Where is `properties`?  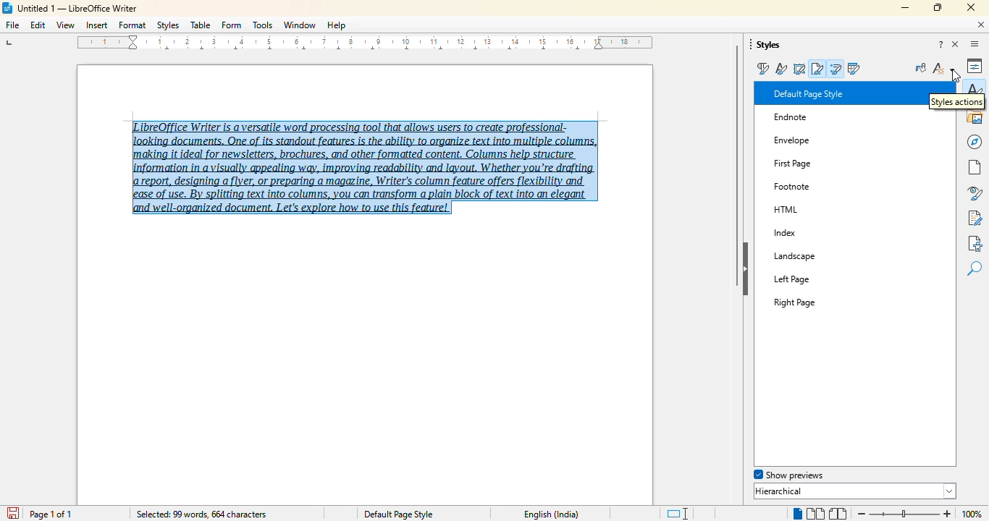
properties is located at coordinates (976, 65).